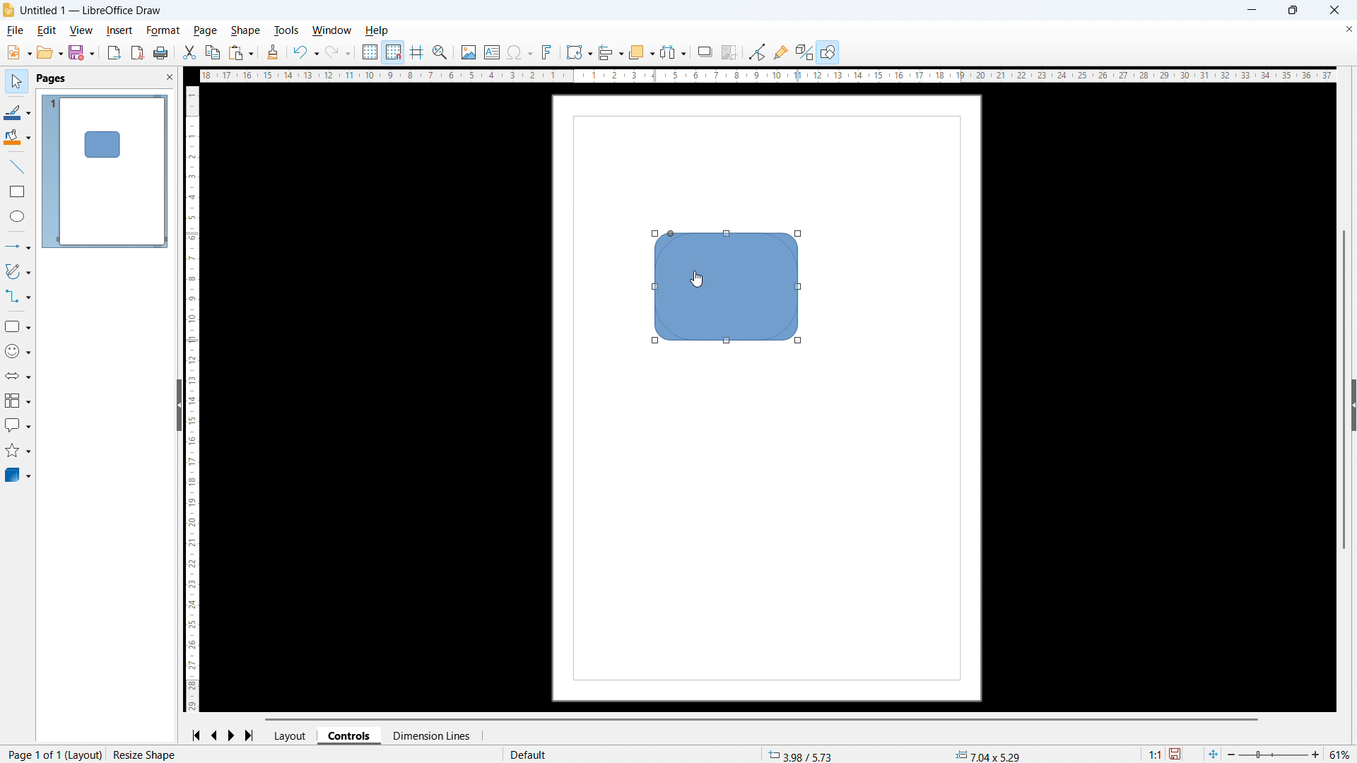 The width and height of the screenshot is (1357, 763). What do you see at coordinates (19, 52) in the screenshot?
I see `new ` at bounding box center [19, 52].